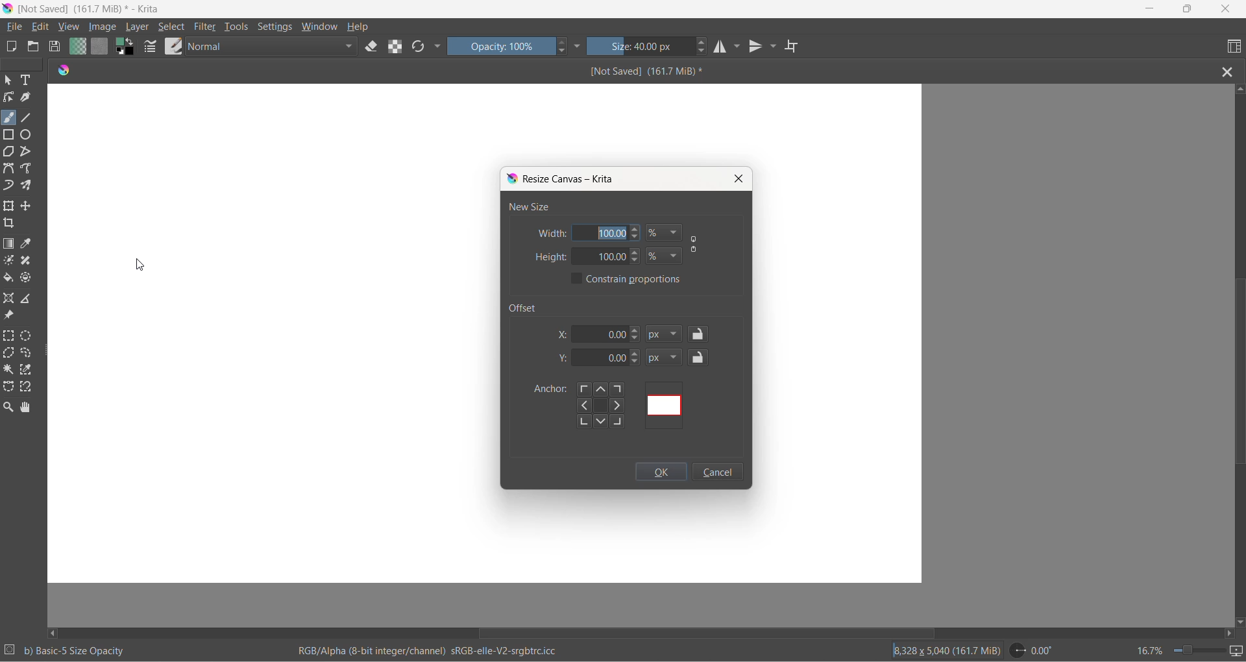 The width and height of the screenshot is (1246, 662). Describe the element at coordinates (797, 47) in the screenshot. I see `wrap around mode` at that location.